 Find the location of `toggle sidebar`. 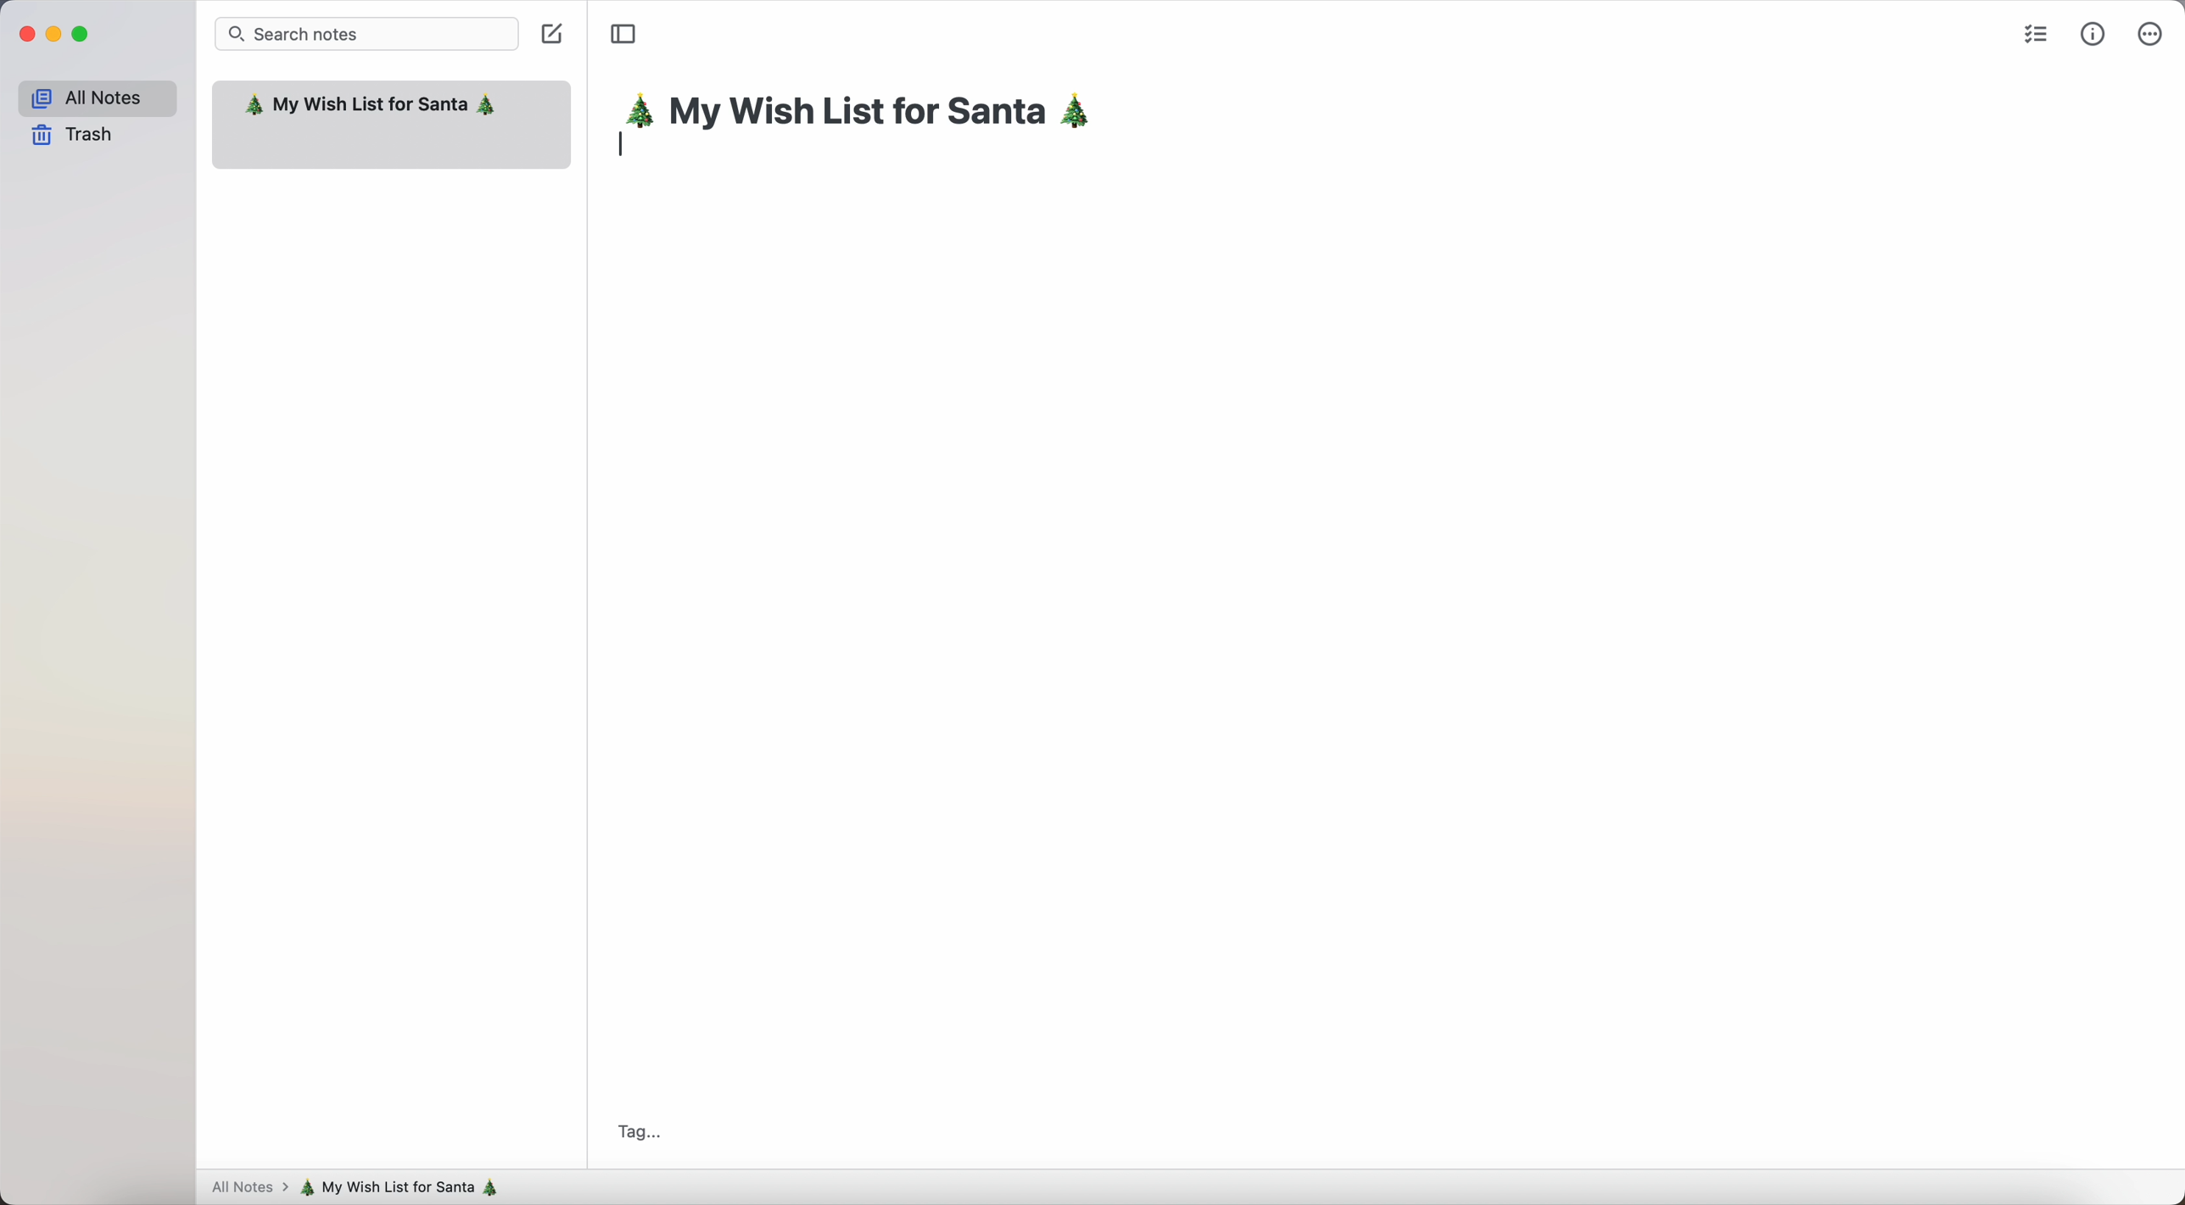

toggle sidebar is located at coordinates (623, 35).